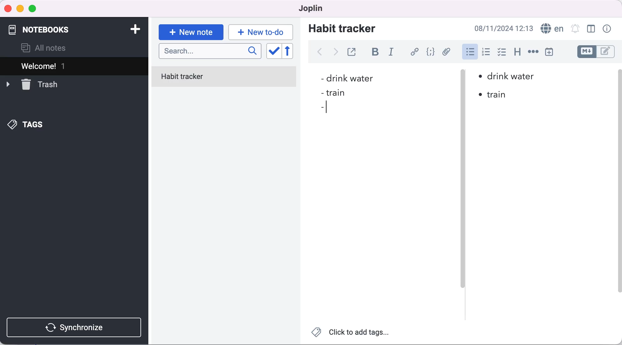  Describe the element at coordinates (393, 53) in the screenshot. I see `italic` at that location.